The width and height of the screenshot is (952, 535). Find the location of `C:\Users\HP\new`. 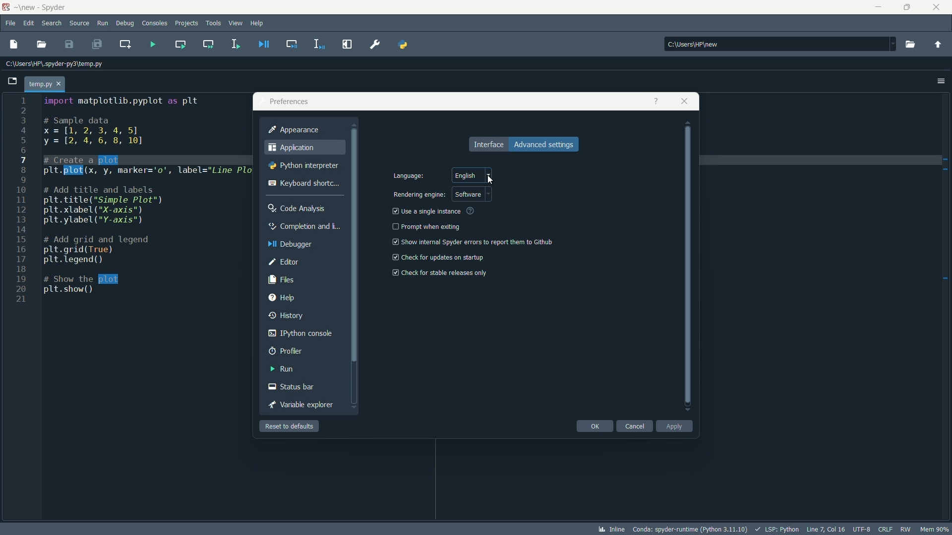

C:\Users\HP\new is located at coordinates (696, 44).